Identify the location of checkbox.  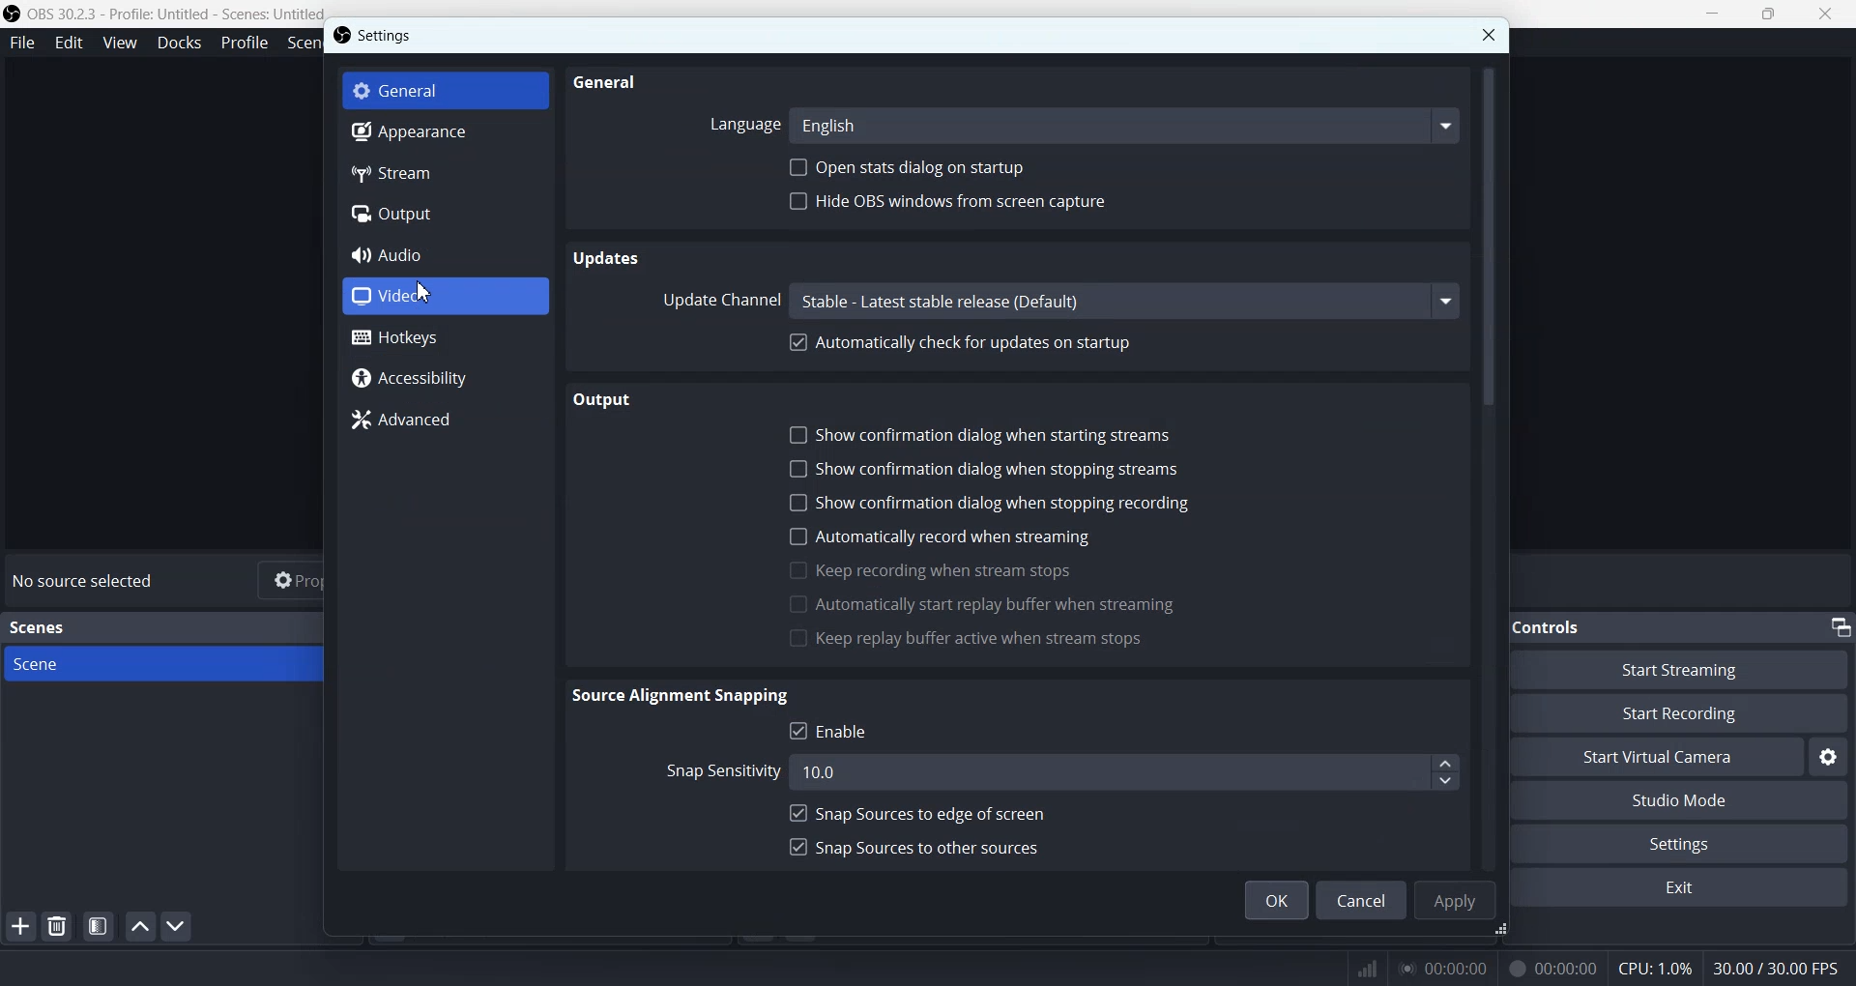
(796, 570).